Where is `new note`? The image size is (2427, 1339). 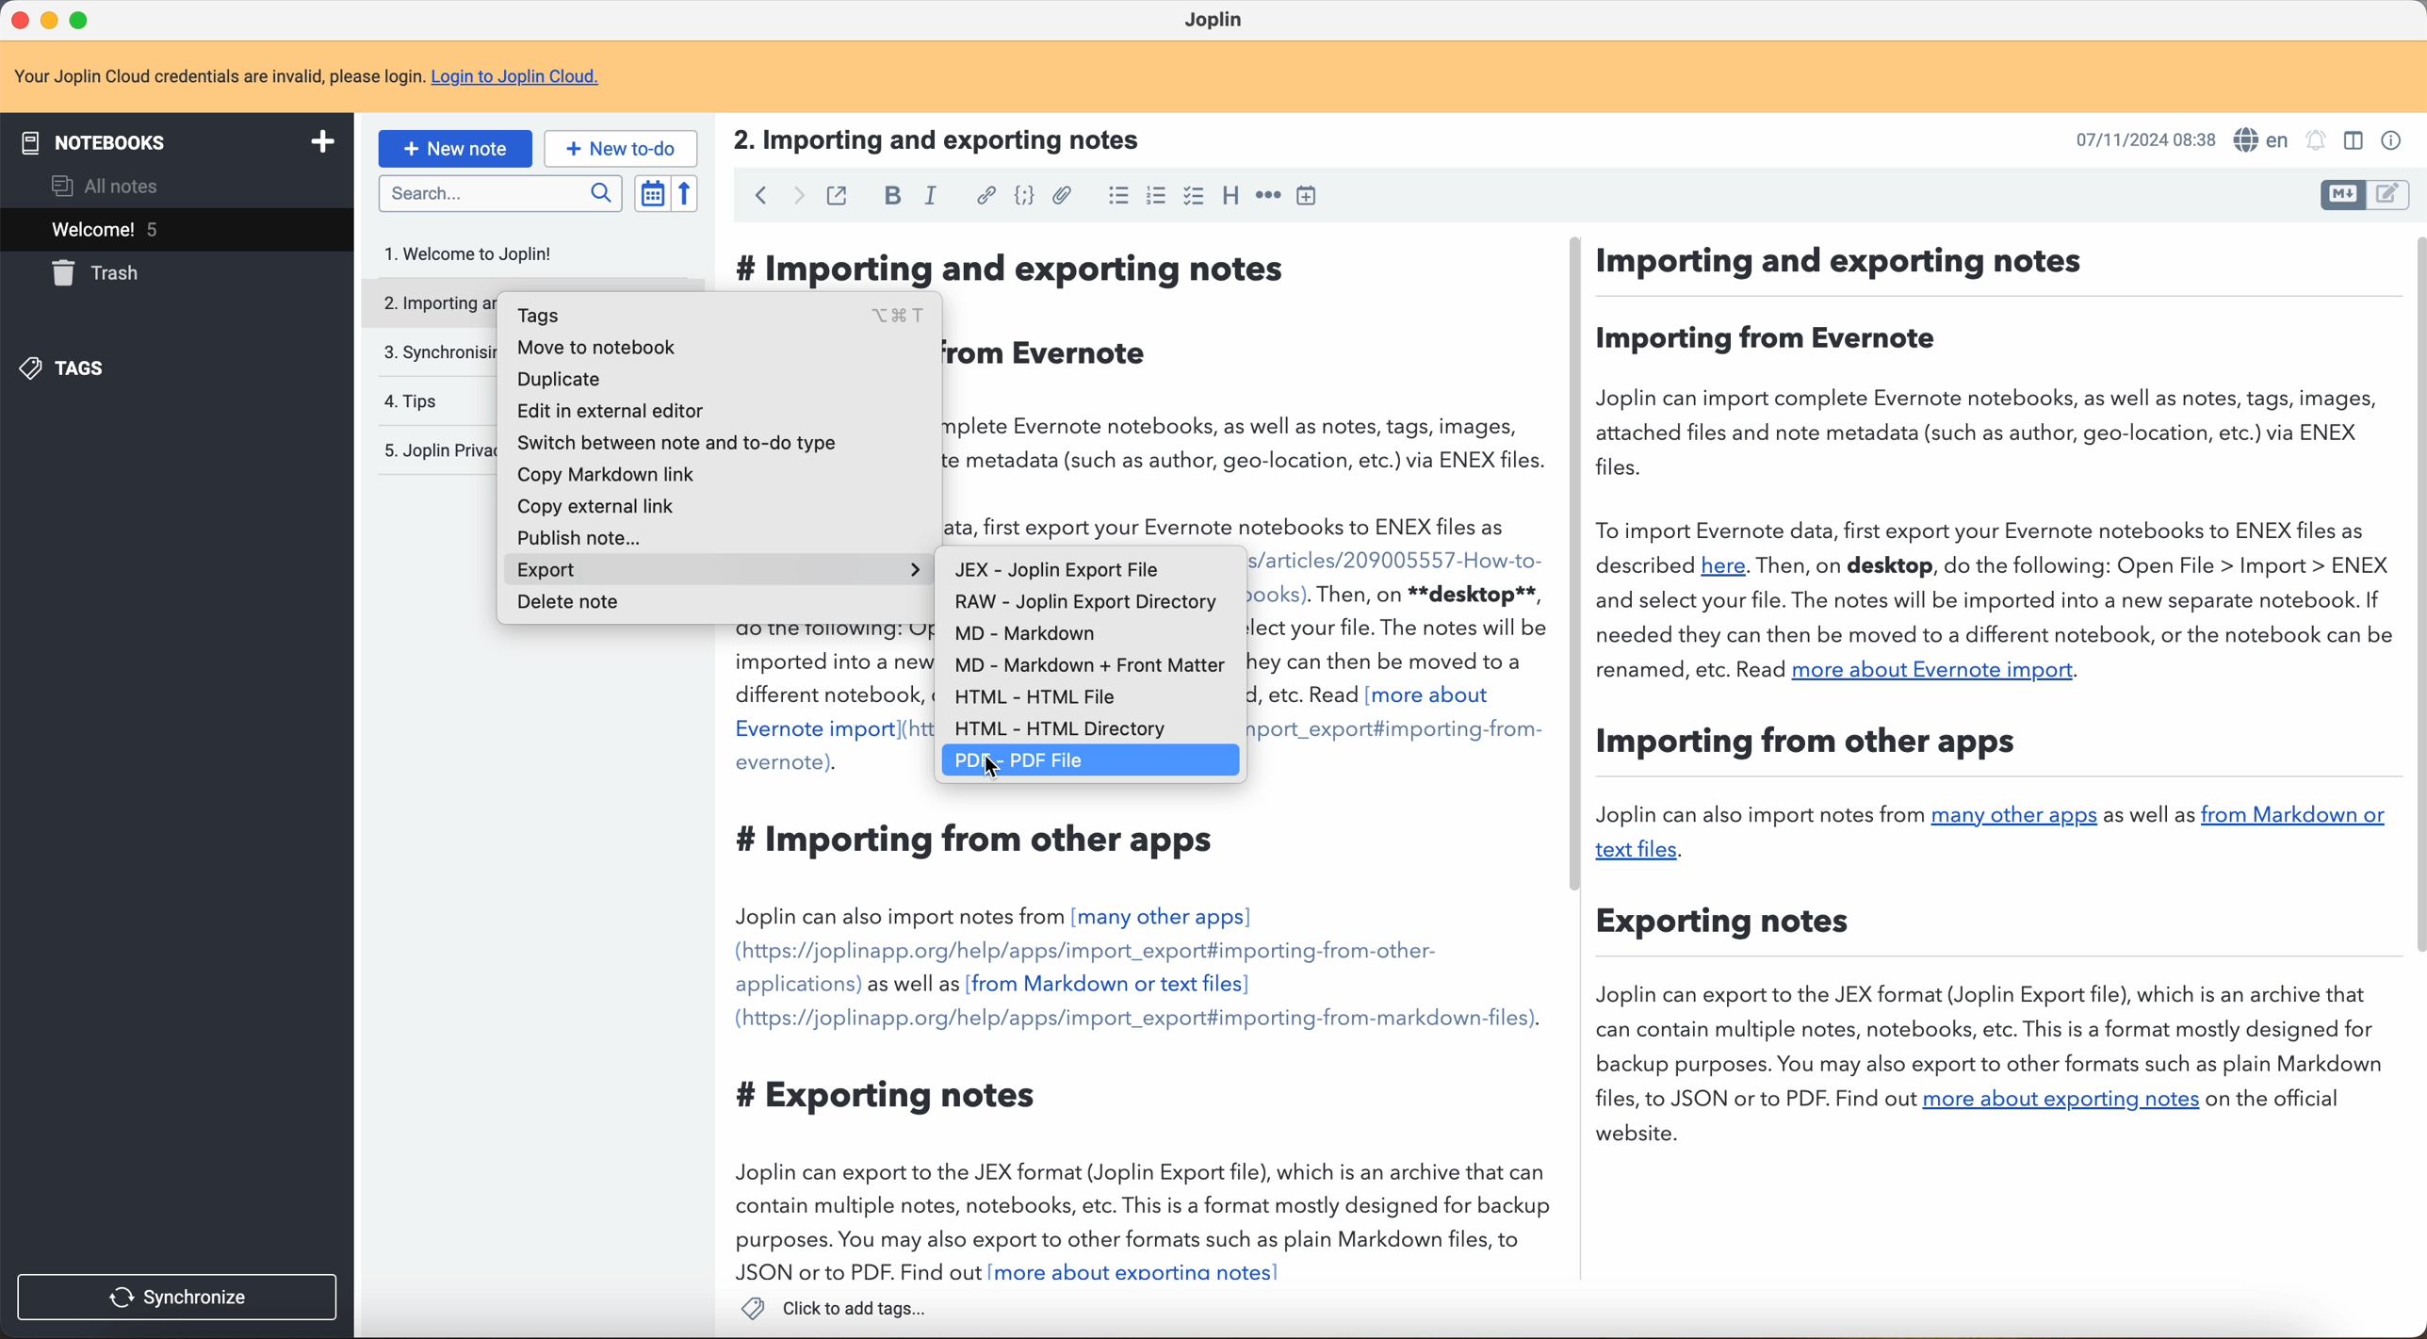 new note is located at coordinates (455, 147).